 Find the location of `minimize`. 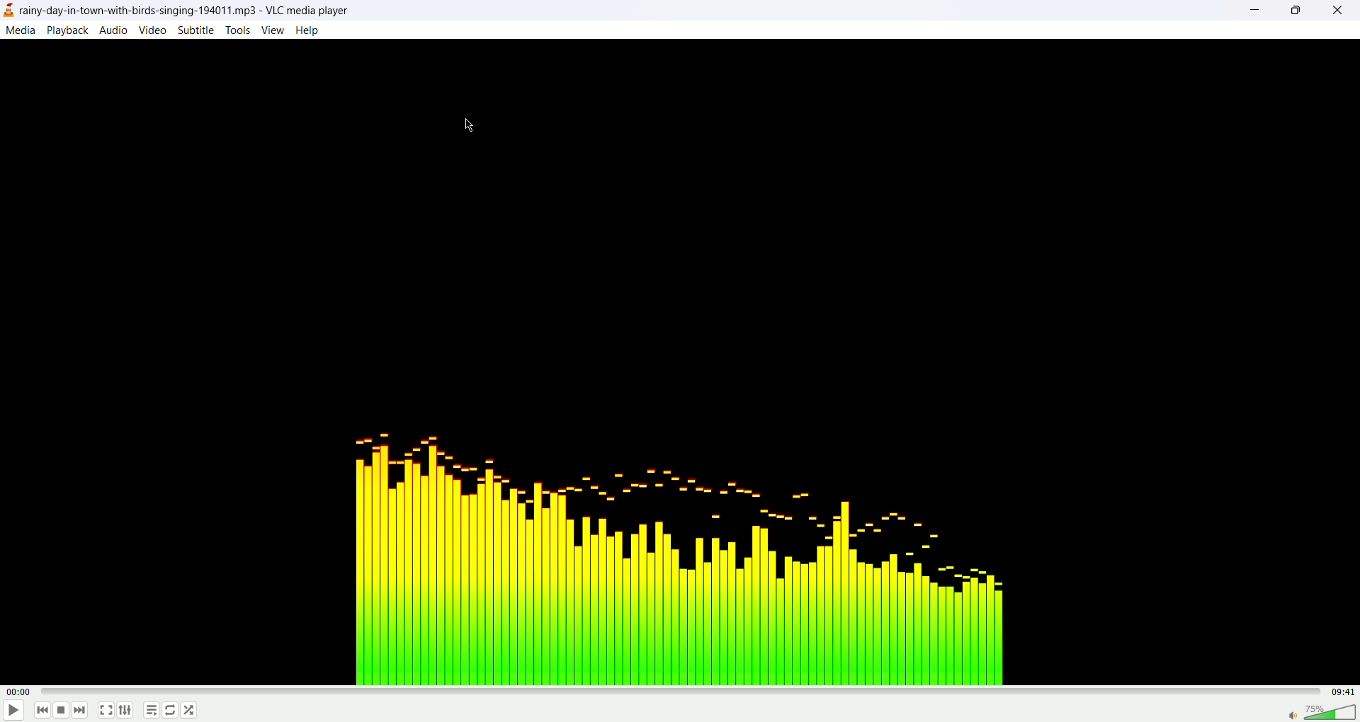

minimize is located at coordinates (1254, 12).